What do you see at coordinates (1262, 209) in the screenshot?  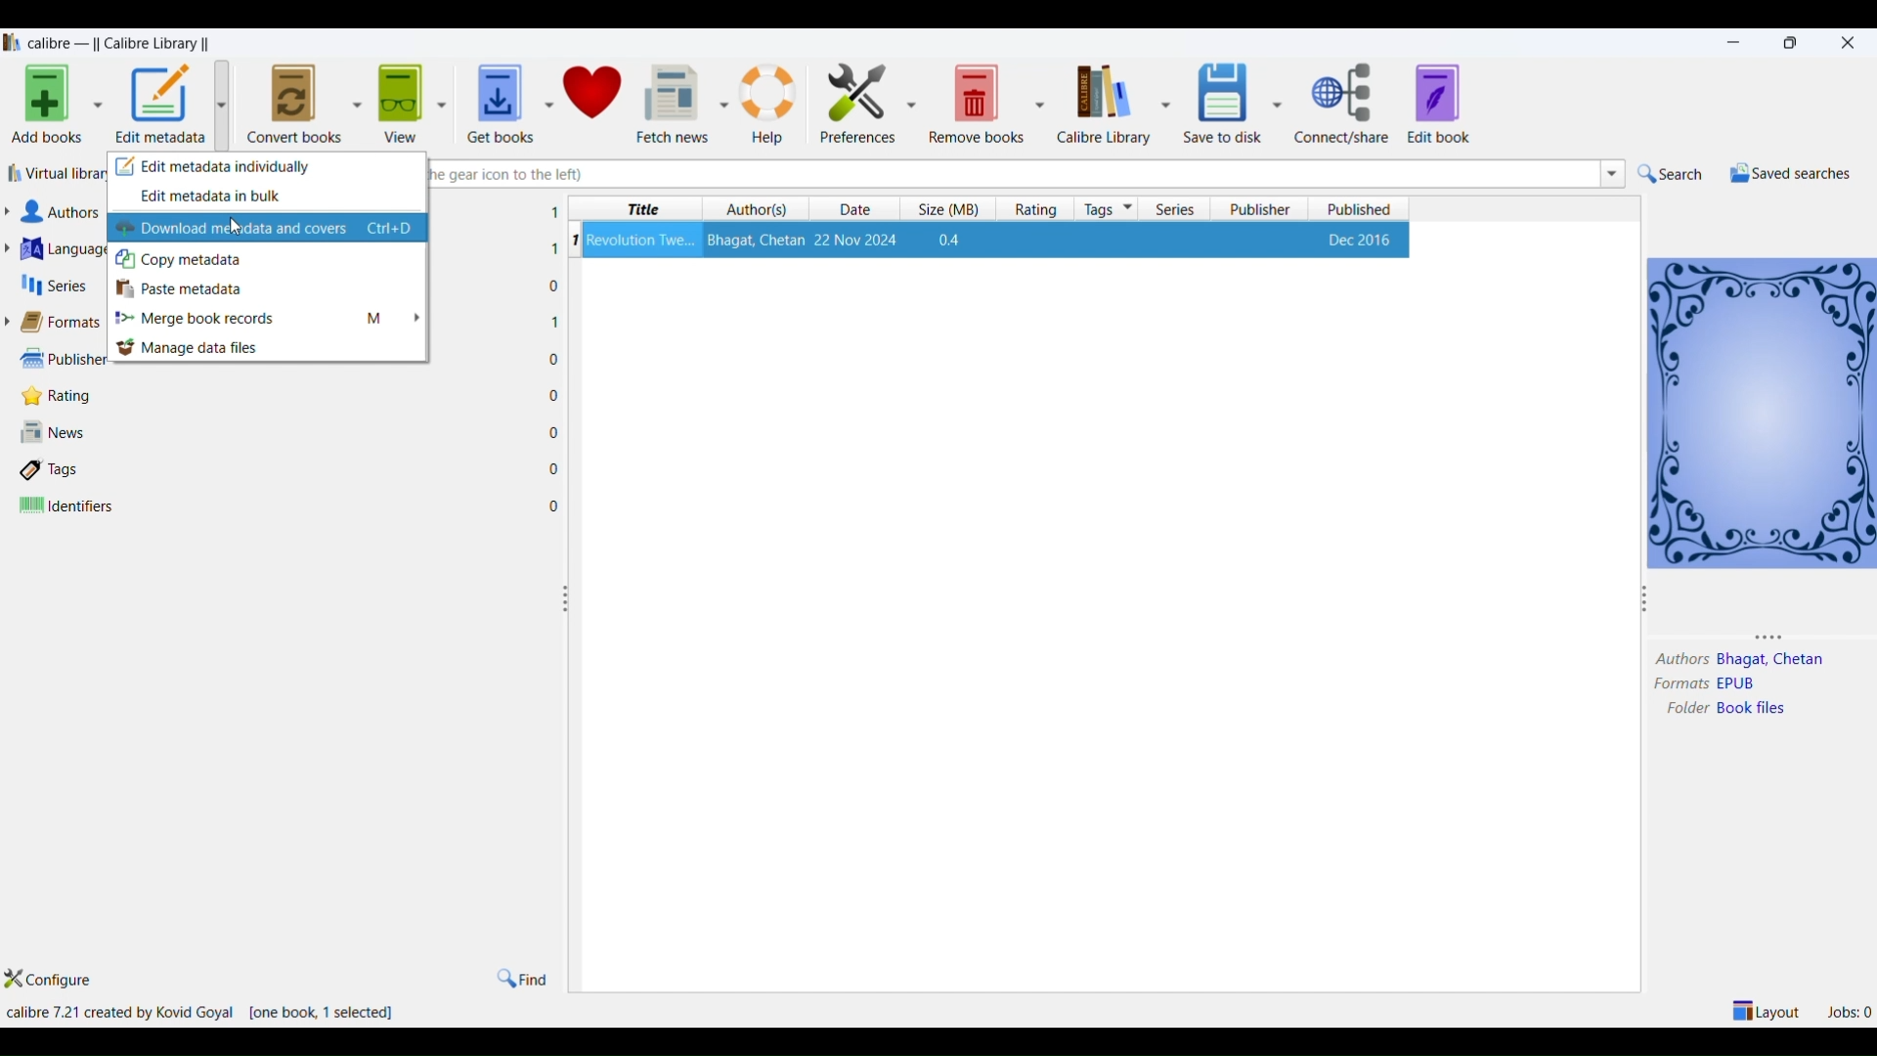 I see `publisher` at bounding box center [1262, 209].